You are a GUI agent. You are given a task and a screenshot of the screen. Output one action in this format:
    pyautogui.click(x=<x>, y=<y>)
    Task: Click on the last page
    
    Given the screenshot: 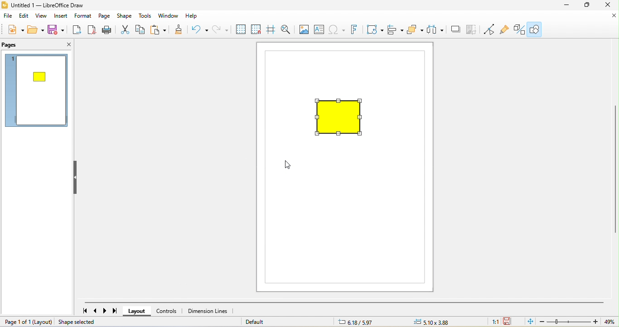 What is the action you would take?
    pyautogui.click(x=117, y=311)
    